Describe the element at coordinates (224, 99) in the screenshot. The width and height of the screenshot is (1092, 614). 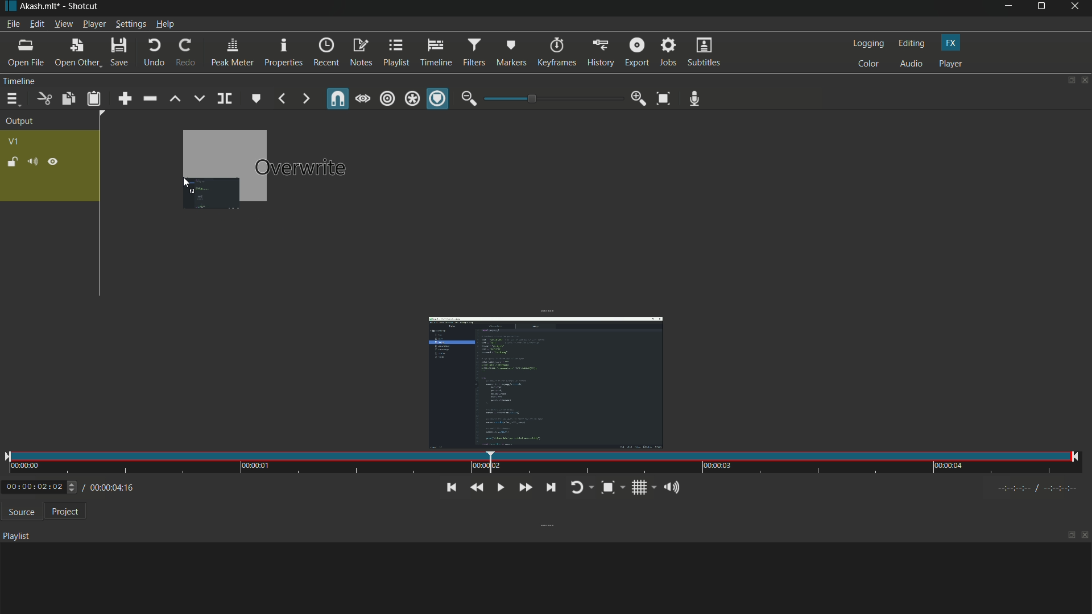
I see `split as playhead` at that location.